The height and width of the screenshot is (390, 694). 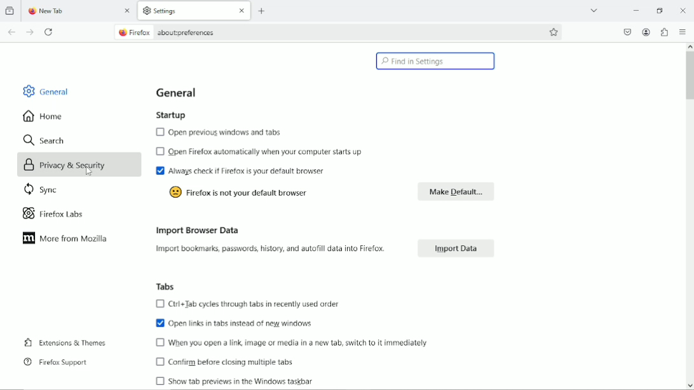 What do you see at coordinates (160, 361) in the screenshot?
I see `checkbox` at bounding box center [160, 361].